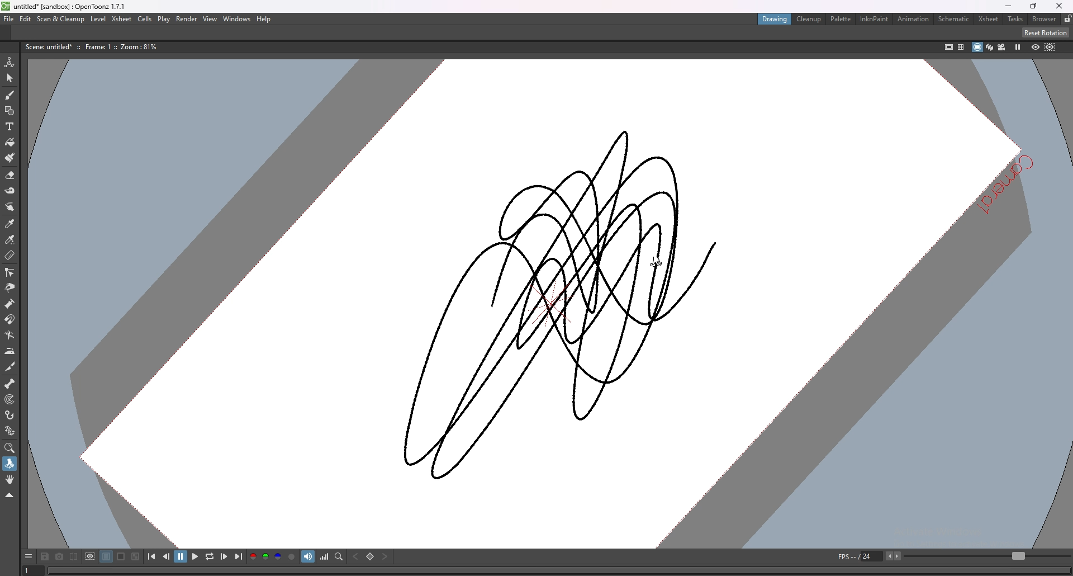 This screenshot has width=1073, height=576. I want to click on zoom, so click(10, 448).